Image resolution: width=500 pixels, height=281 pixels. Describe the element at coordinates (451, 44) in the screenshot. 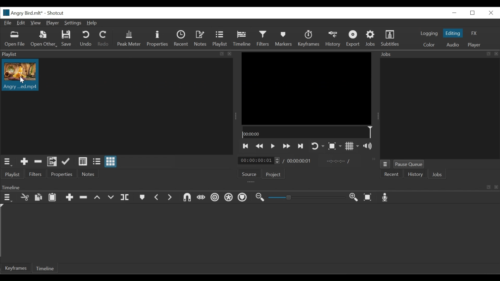

I see `Audio` at that location.